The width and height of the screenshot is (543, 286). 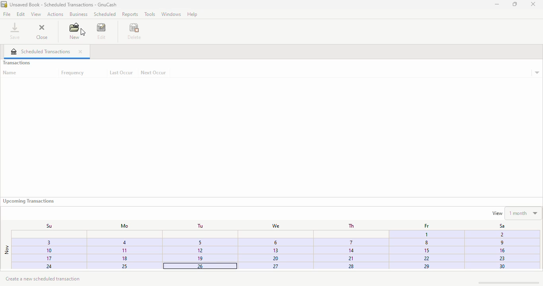 What do you see at coordinates (7, 14) in the screenshot?
I see `file` at bounding box center [7, 14].